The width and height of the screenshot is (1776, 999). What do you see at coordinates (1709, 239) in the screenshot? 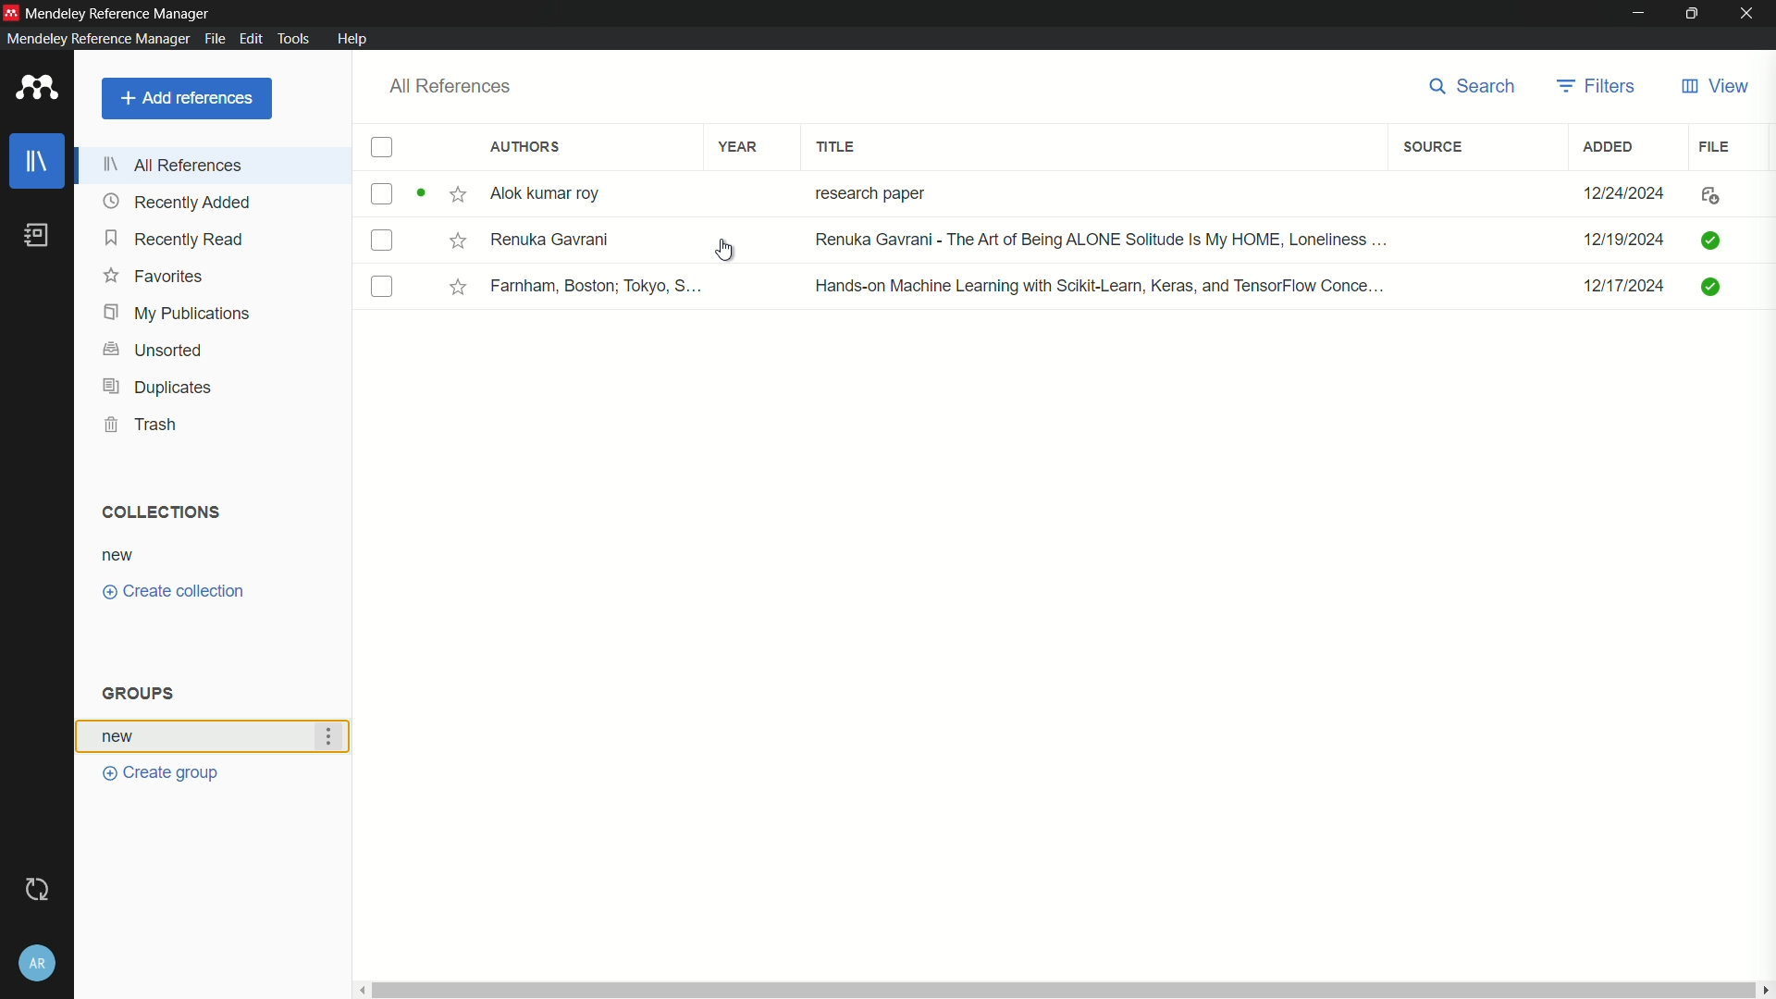
I see `Checked` at bounding box center [1709, 239].